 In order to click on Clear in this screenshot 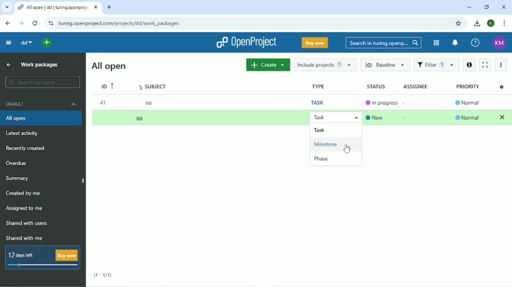, I will do `click(503, 117)`.